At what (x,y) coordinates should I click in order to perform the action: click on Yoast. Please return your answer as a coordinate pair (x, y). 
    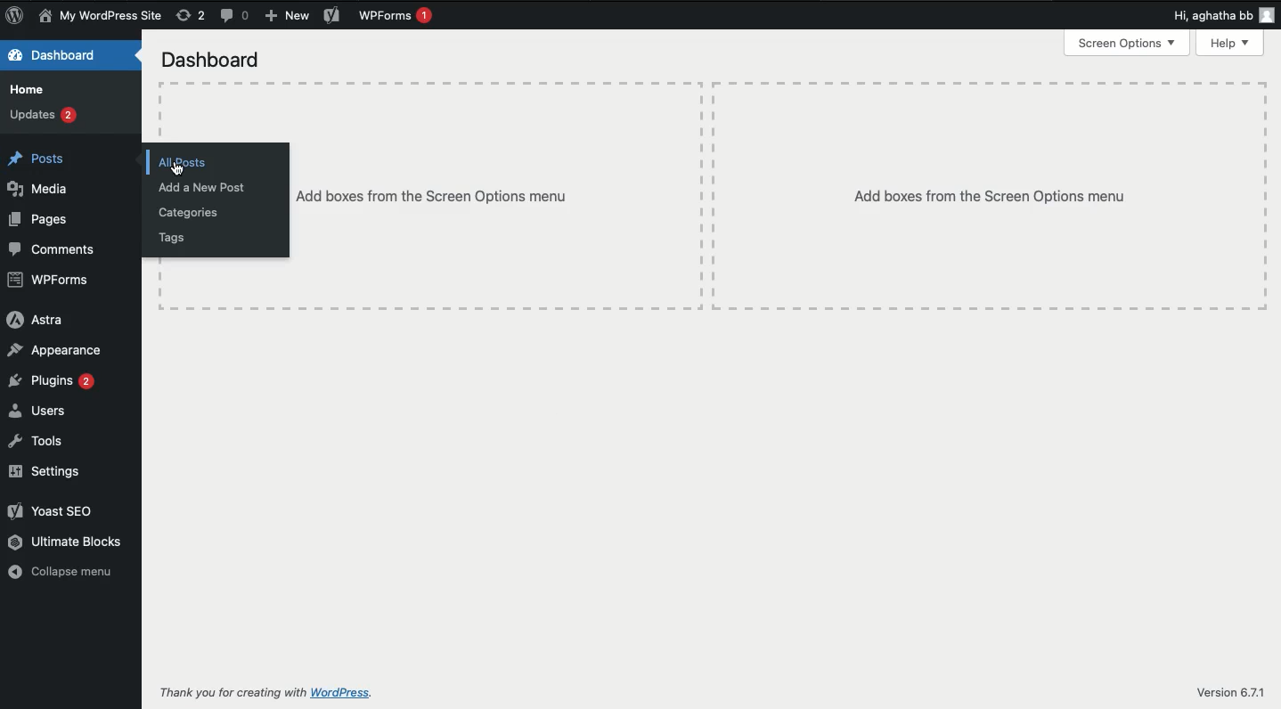
    Looking at the image, I should click on (332, 15).